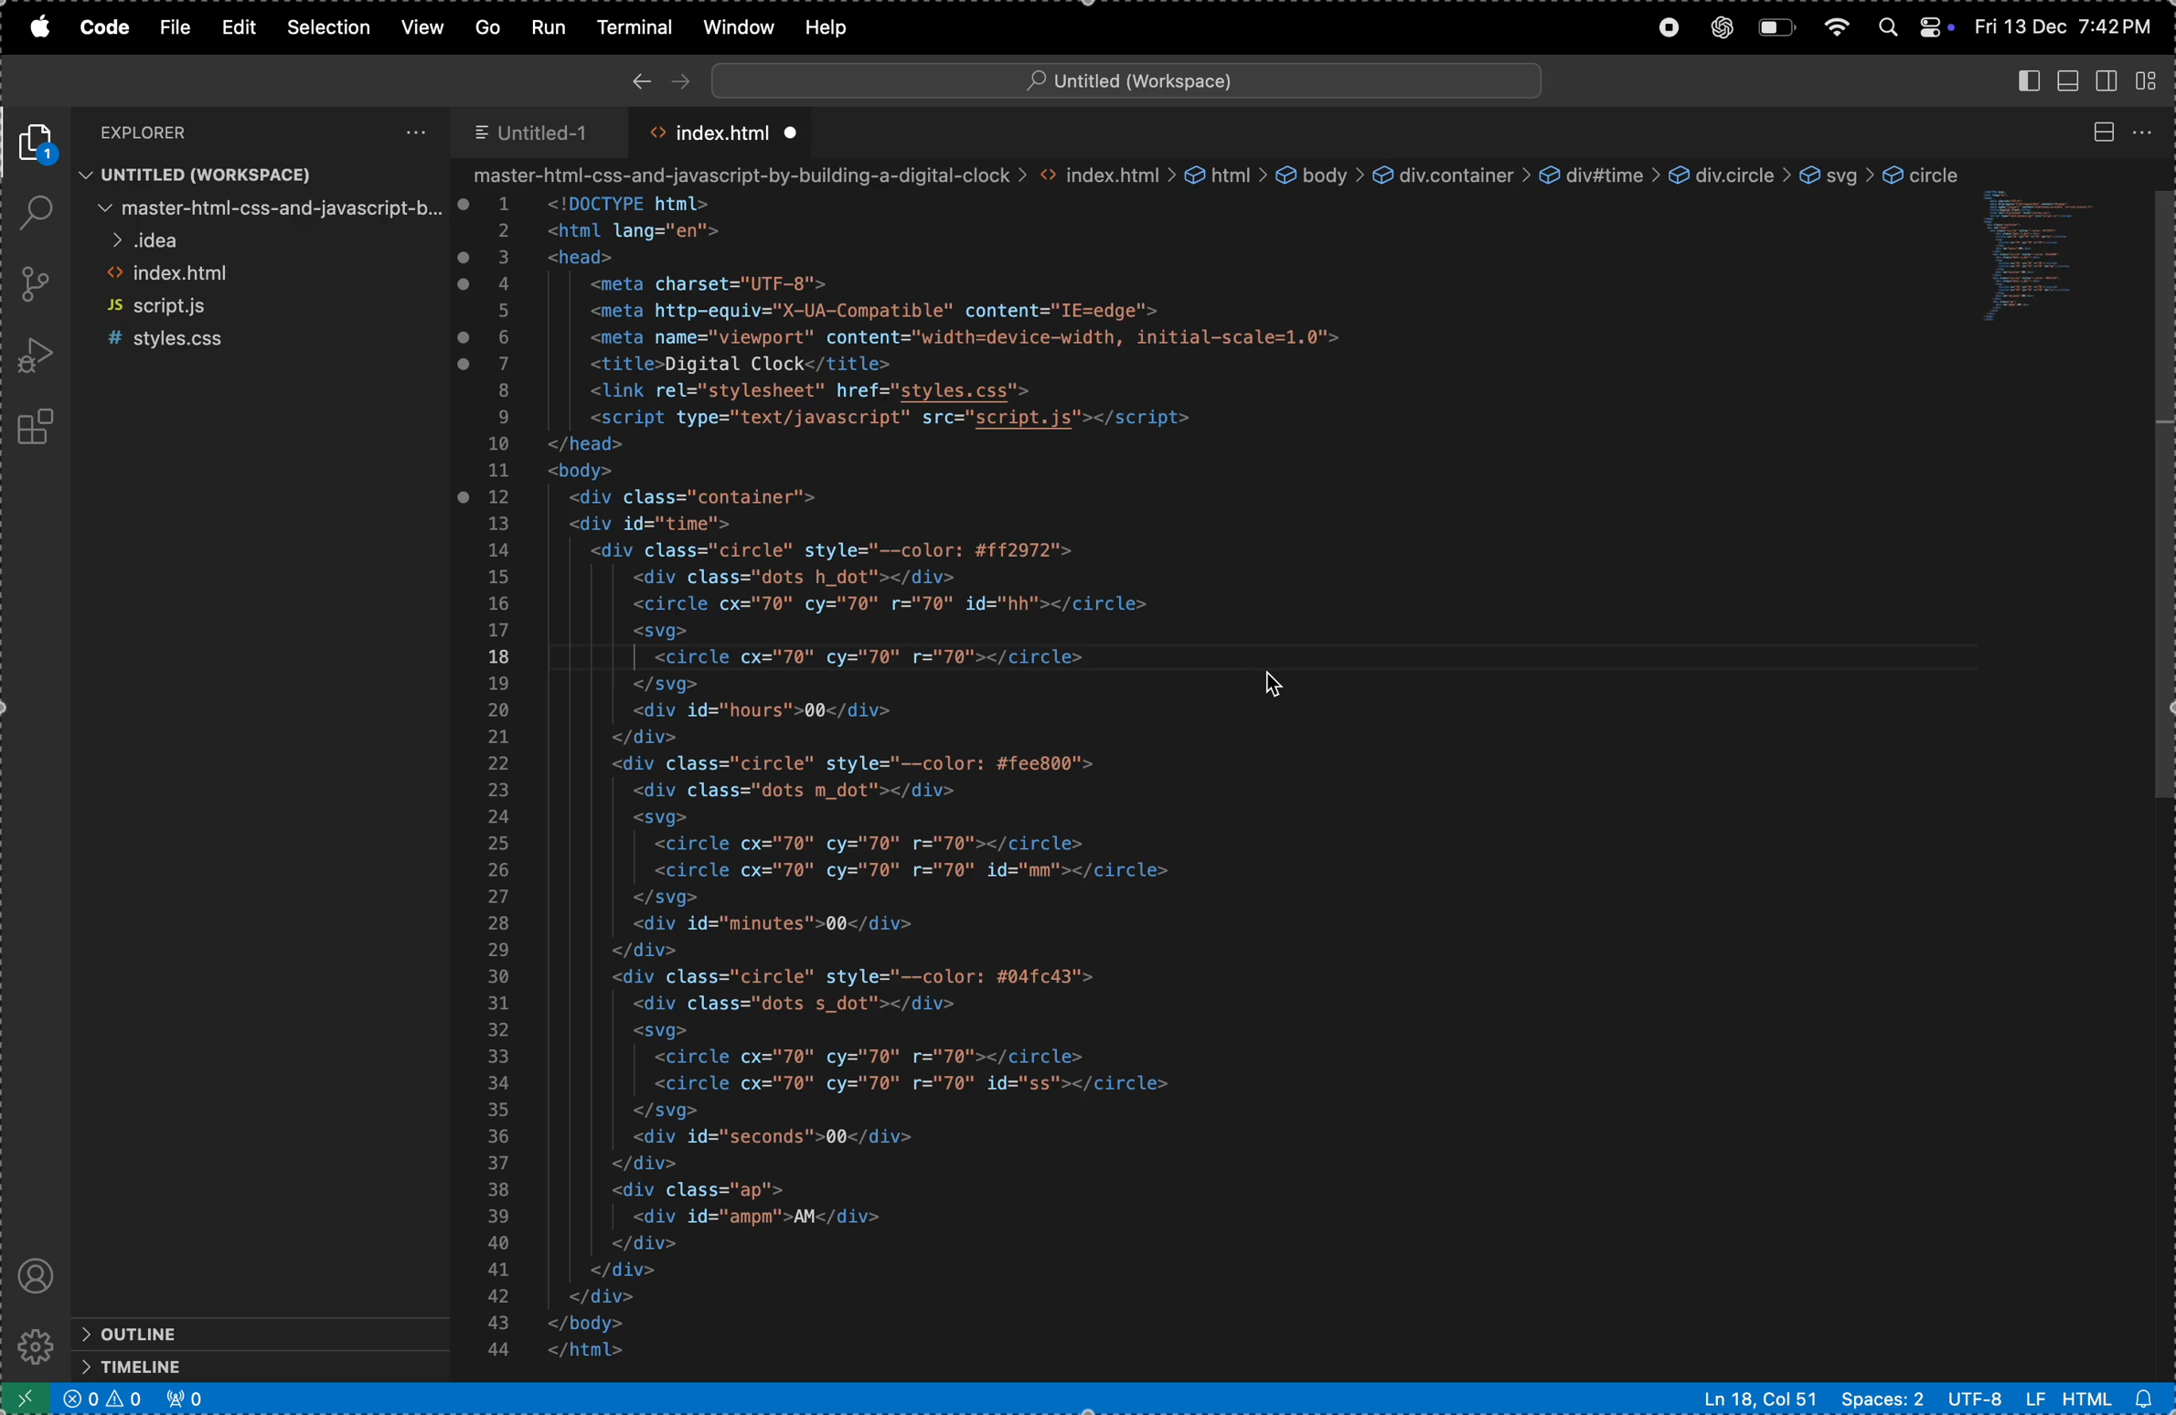  What do you see at coordinates (47, 28) in the screenshot?
I see `apple menu` at bounding box center [47, 28].